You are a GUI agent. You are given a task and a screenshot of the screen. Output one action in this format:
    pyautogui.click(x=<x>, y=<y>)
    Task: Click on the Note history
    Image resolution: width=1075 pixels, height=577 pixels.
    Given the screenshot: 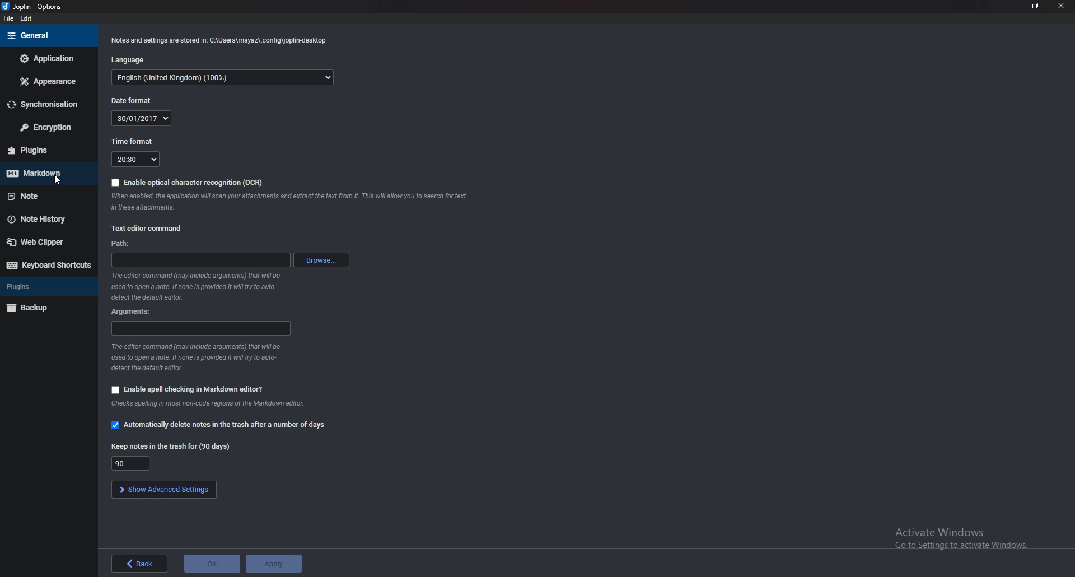 What is the action you would take?
    pyautogui.click(x=49, y=218)
    